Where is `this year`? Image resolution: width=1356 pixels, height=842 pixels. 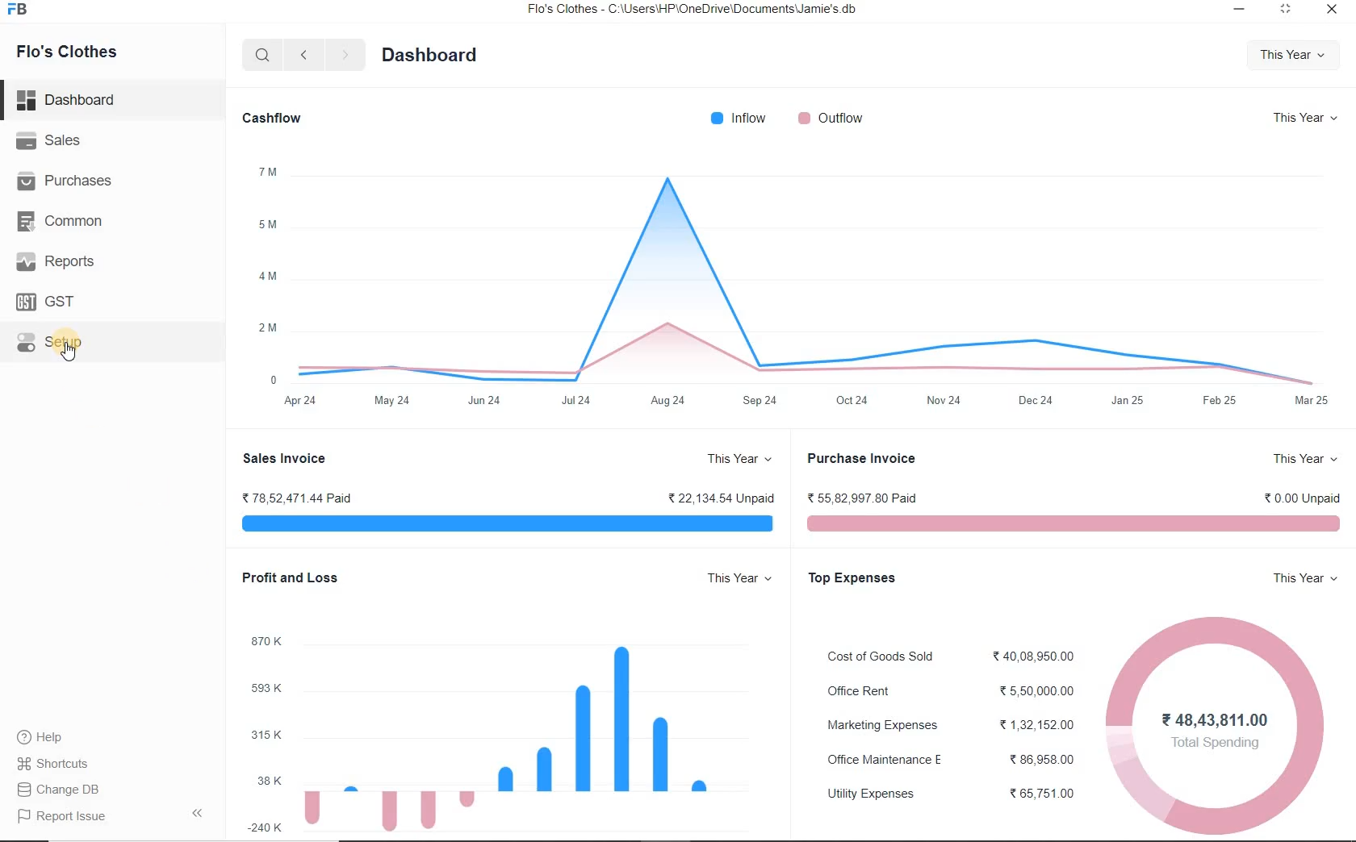
this year is located at coordinates (1293, 117).